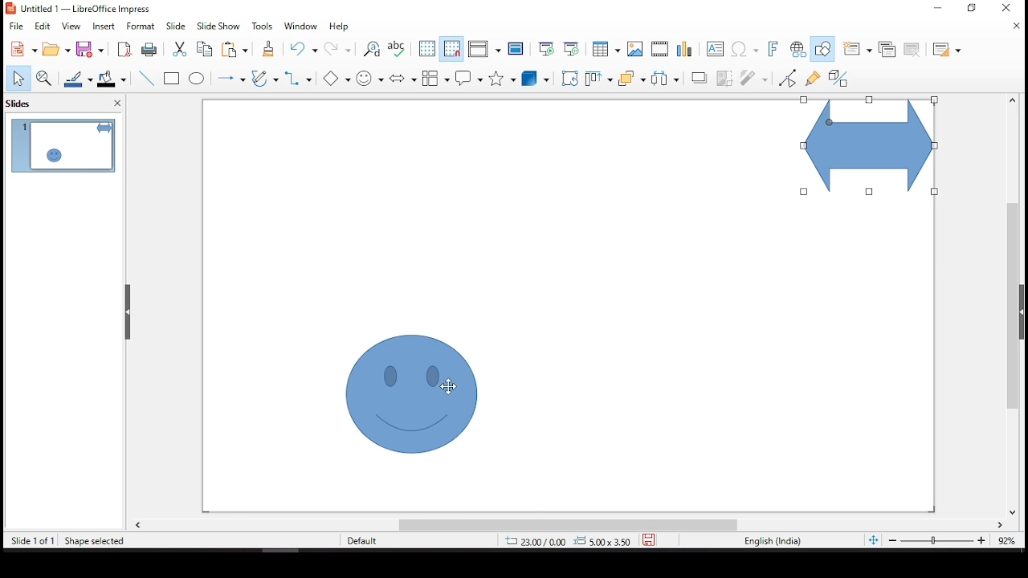 This screenshot has width=1028, height=578. Describe the element at coordinates (470, 79) in the screenshot. I see `callout shapes` at that location.